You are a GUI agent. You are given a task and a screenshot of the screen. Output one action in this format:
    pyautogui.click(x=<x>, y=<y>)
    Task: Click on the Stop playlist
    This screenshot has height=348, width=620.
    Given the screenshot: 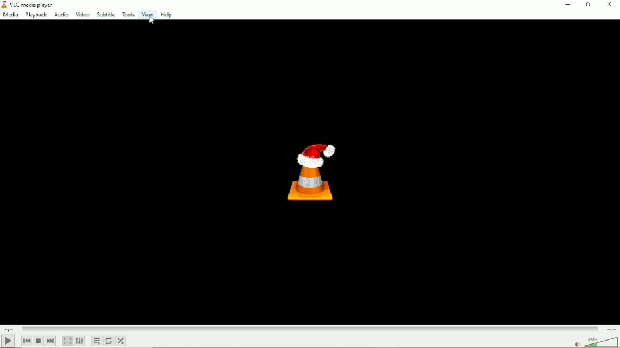 What is the action you would take?
    pyautogui.click(x=38, y=341)
    